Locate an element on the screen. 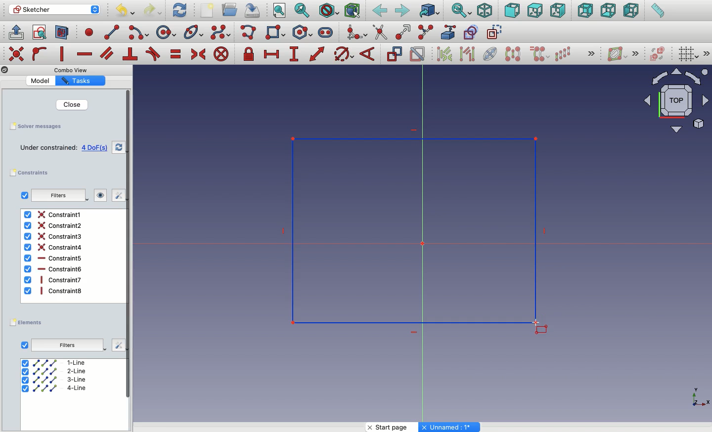 This screenshot has height=432, width=712. arc is located at coordinates (139, 33).